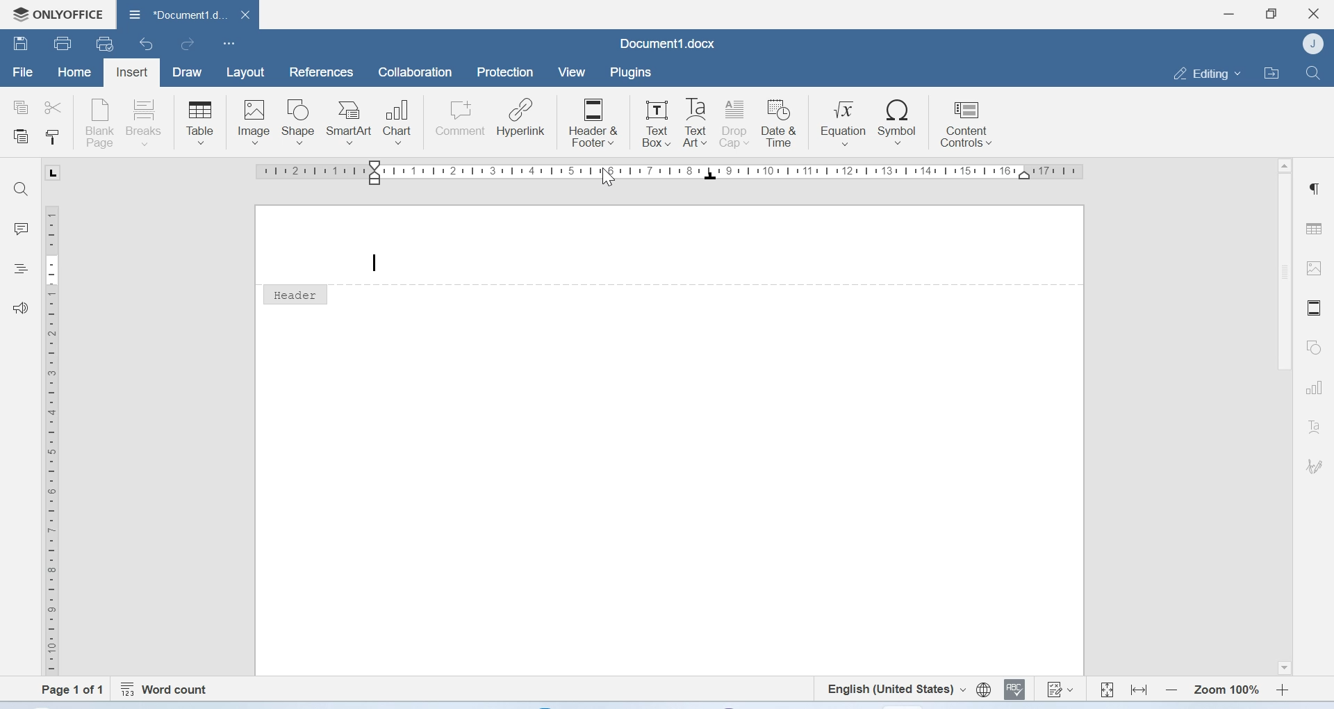 The width and height of the screenshot is (1334, 709). I want to click on Find, so click(1313, 72).